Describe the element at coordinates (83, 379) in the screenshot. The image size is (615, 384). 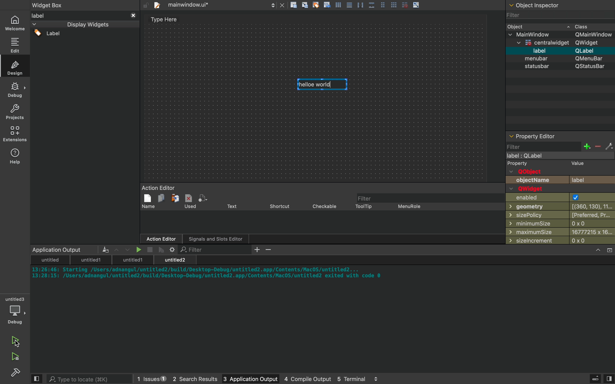
I see `search bar` at that location.